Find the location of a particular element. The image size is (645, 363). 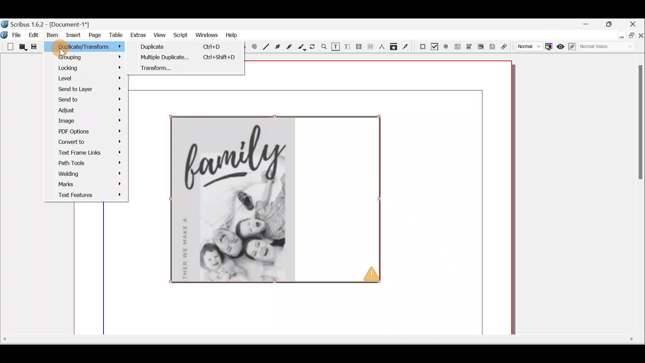

Link text frames is located at coordinates (359, 48).